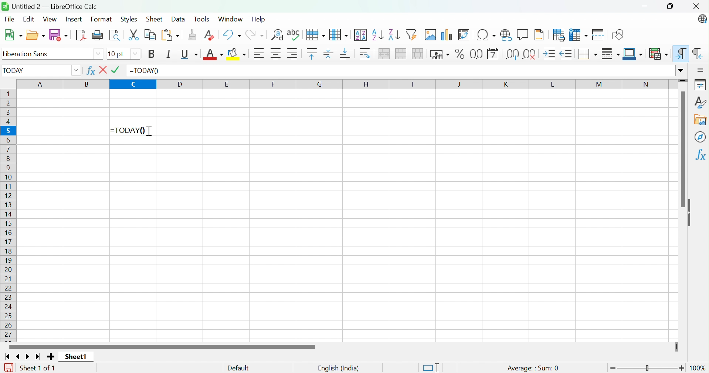  I want to click on File, so click(9, 20).